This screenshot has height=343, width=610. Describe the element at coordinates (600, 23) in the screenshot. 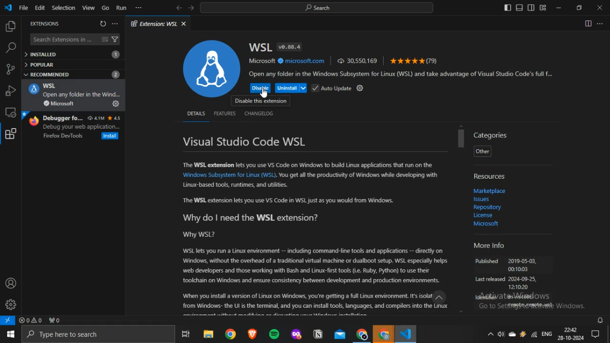

I see `More actions...` at that location.